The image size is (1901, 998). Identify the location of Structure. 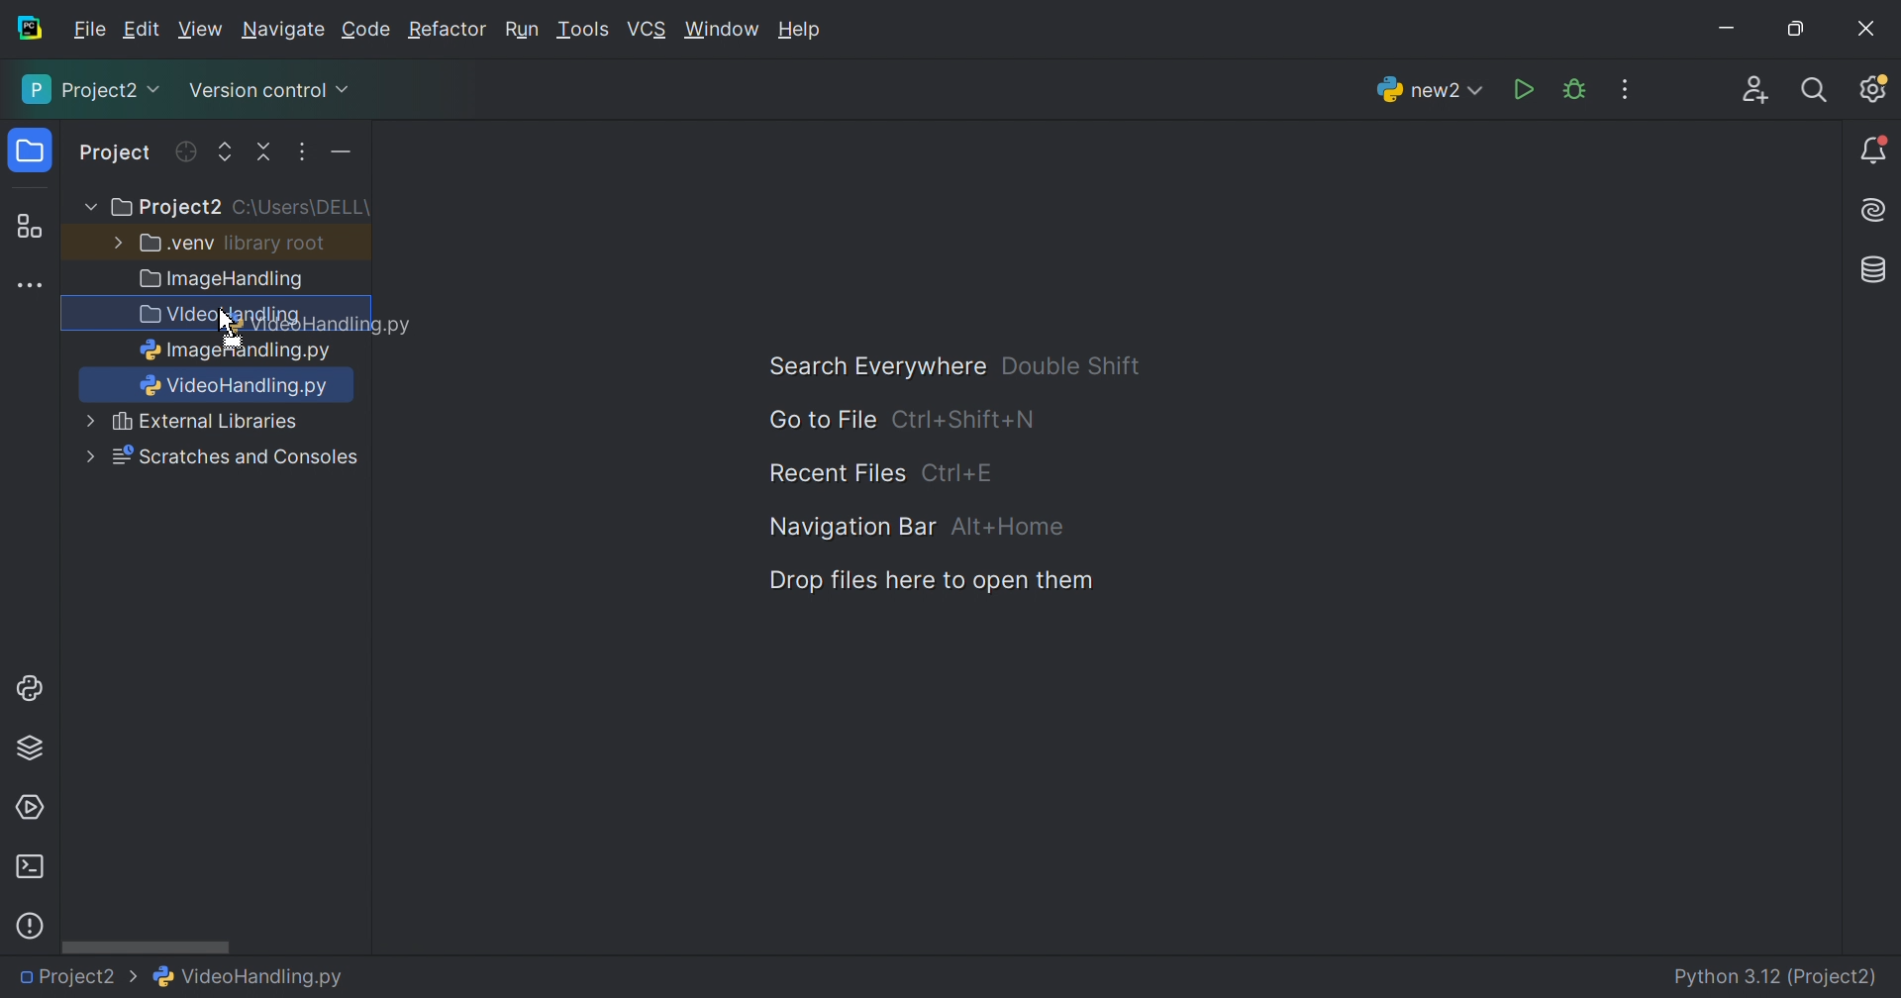
(29, 228).